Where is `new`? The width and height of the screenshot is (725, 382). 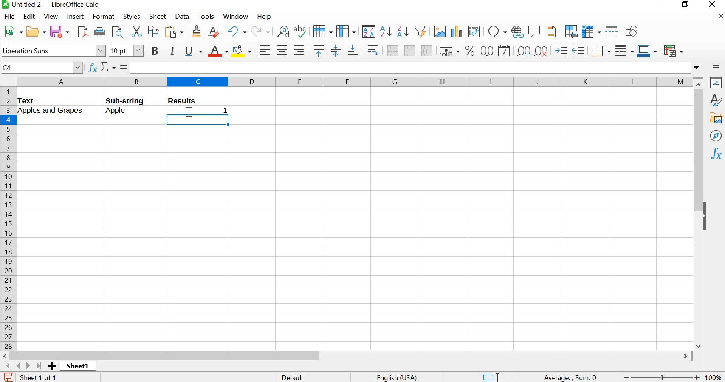 new is located at coordinates (12, 31).